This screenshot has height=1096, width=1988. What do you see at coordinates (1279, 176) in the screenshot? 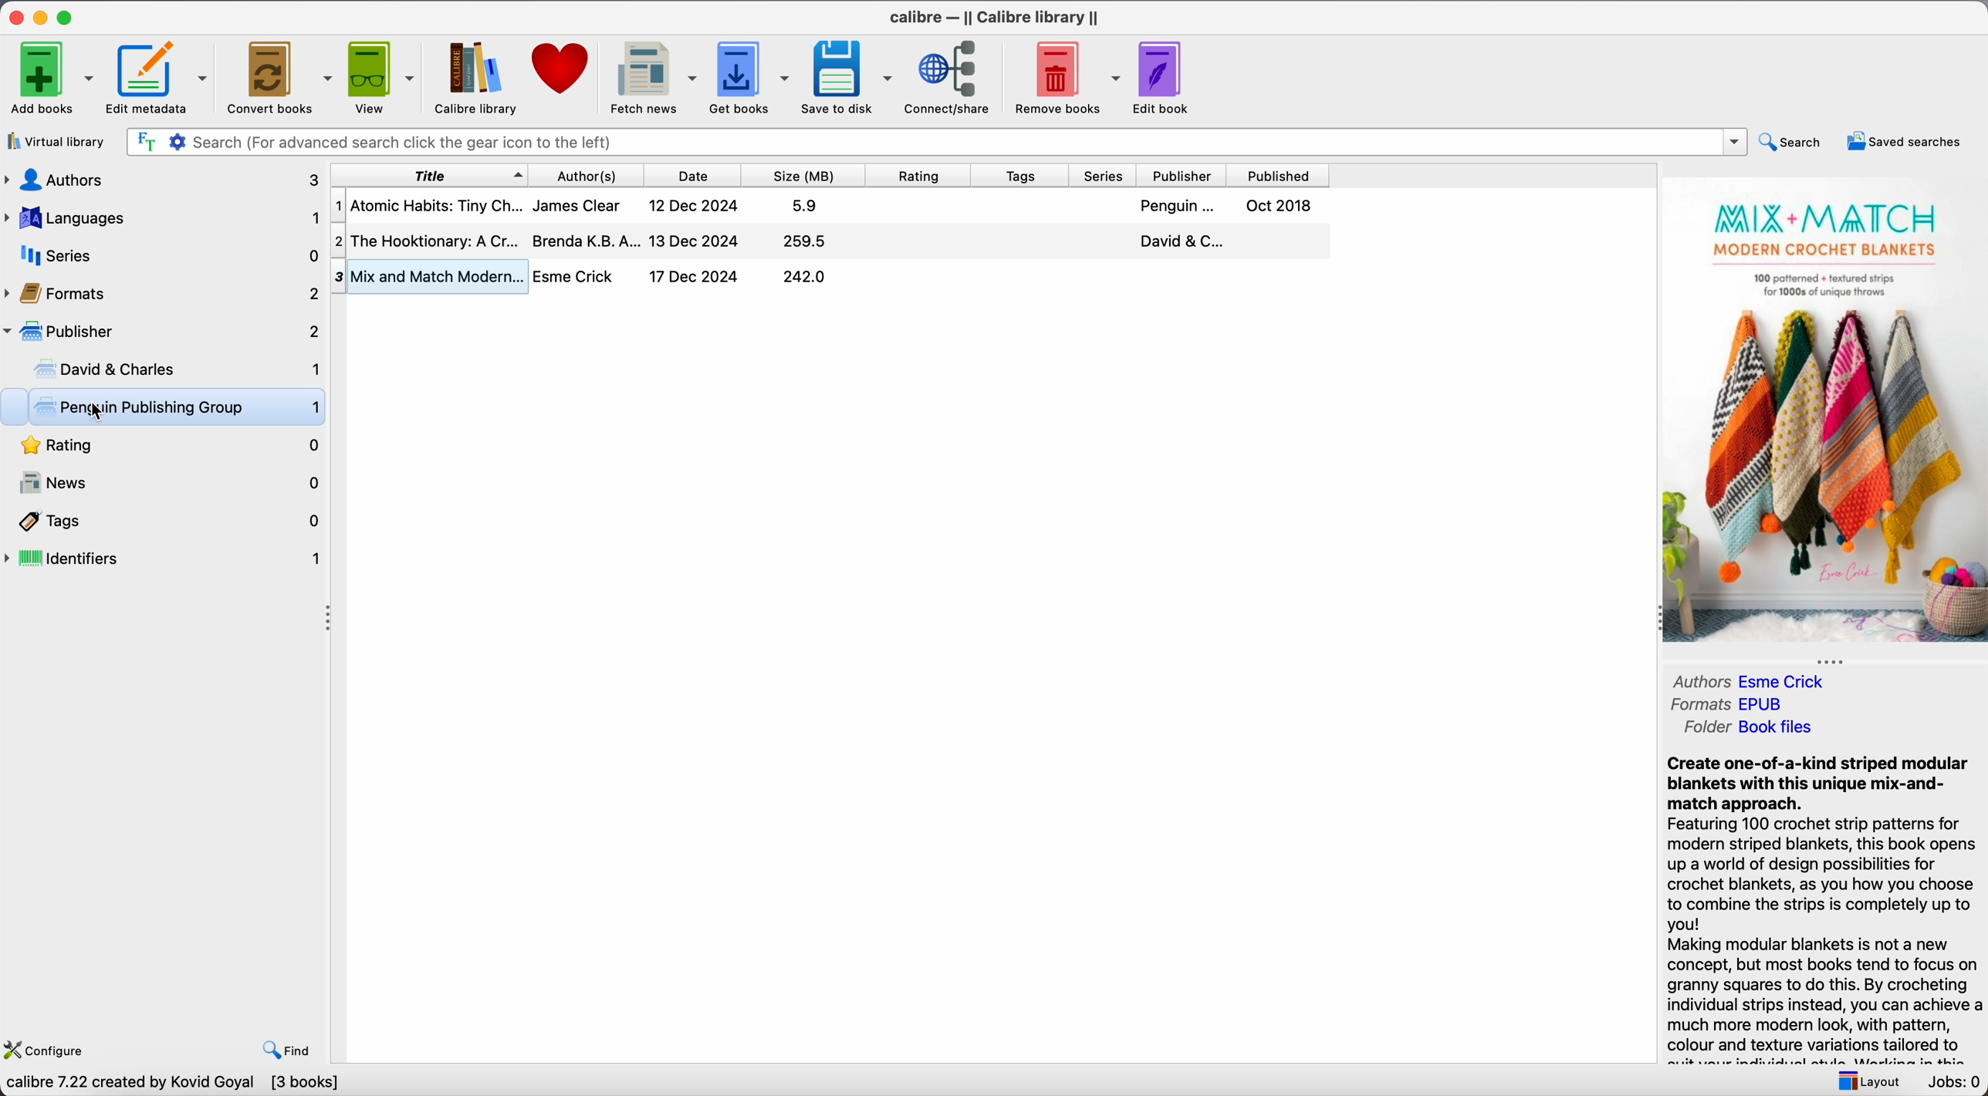
I see `published` at bounding box center [1279, 176].